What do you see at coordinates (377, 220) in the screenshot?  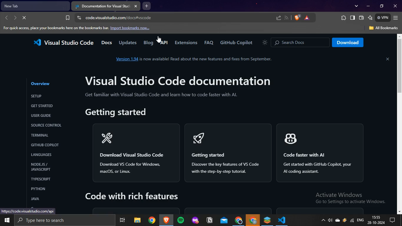 I see `date and time` at bounding box center [377, 220].